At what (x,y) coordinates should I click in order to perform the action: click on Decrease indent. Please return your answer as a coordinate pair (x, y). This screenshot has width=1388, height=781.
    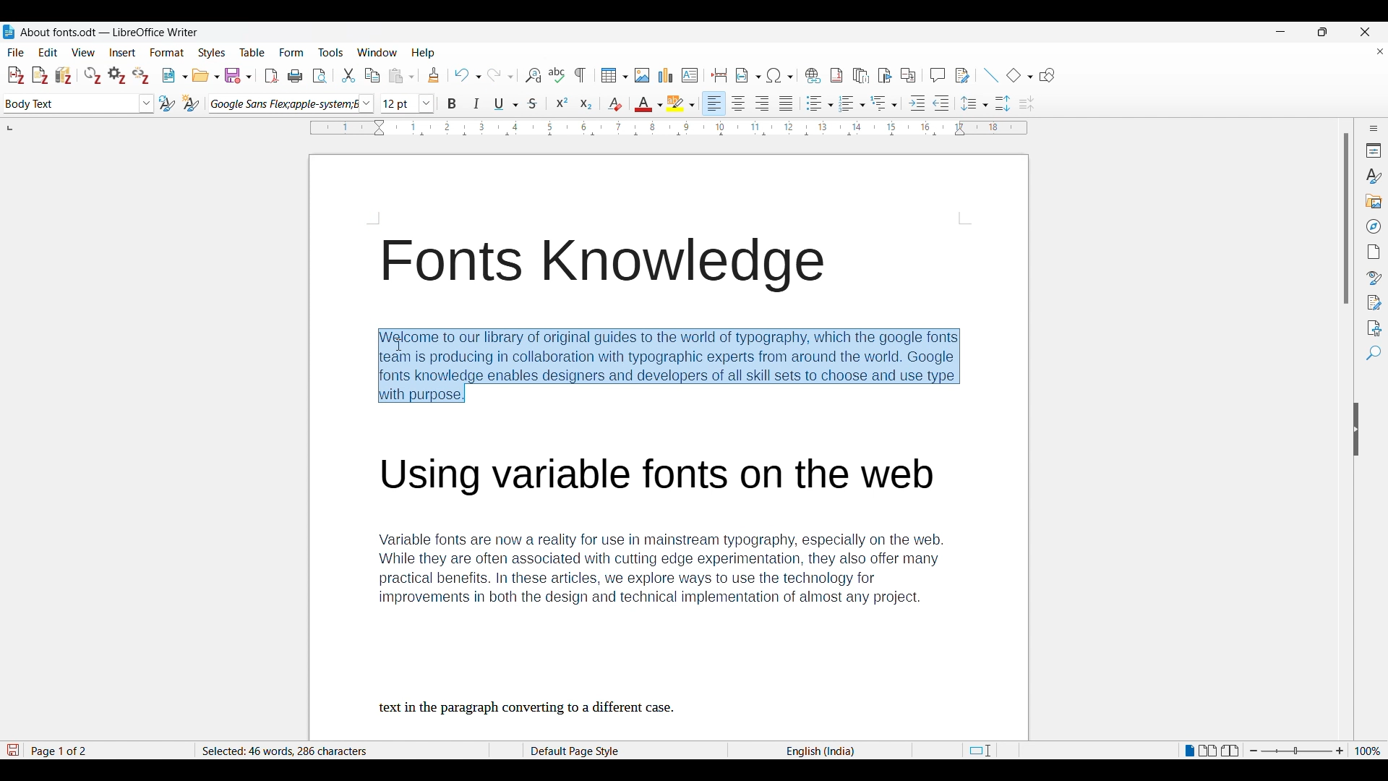
    Looking at the image, I should click on (941, 103).